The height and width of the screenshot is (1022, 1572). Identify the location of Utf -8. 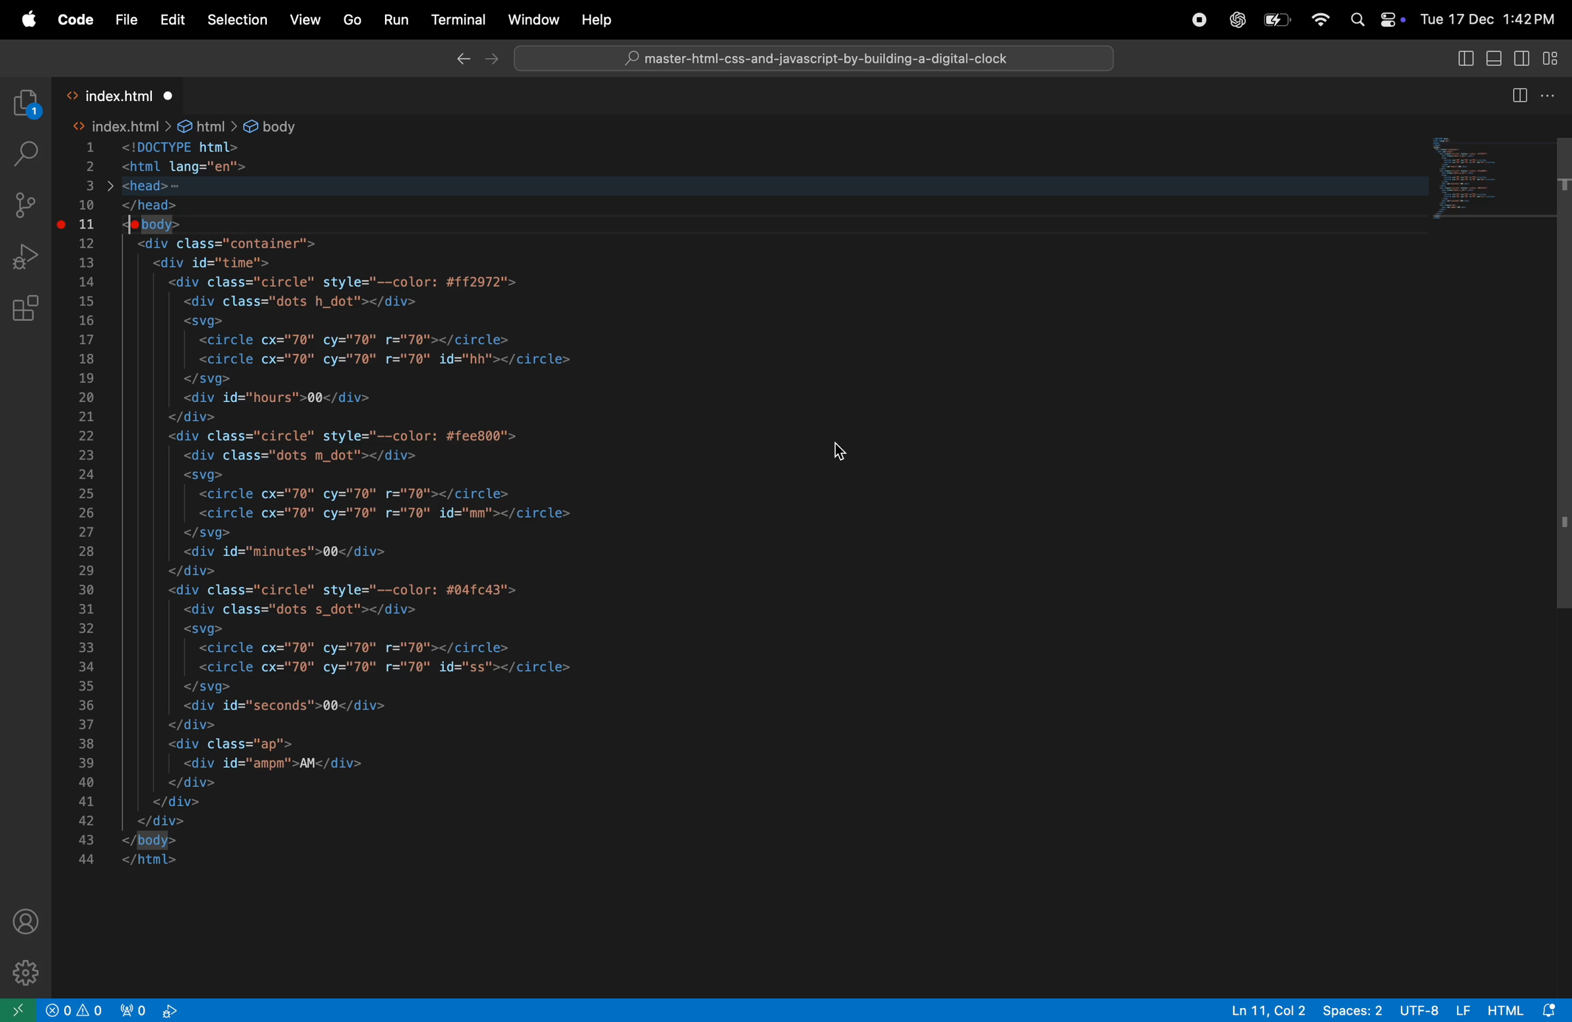
(1437, 1009).